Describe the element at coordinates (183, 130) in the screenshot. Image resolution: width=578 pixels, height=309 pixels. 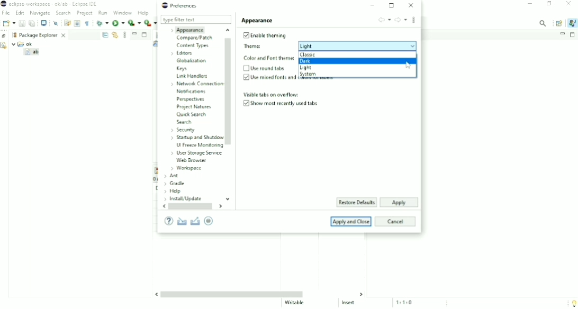
I see `Security` at that location.